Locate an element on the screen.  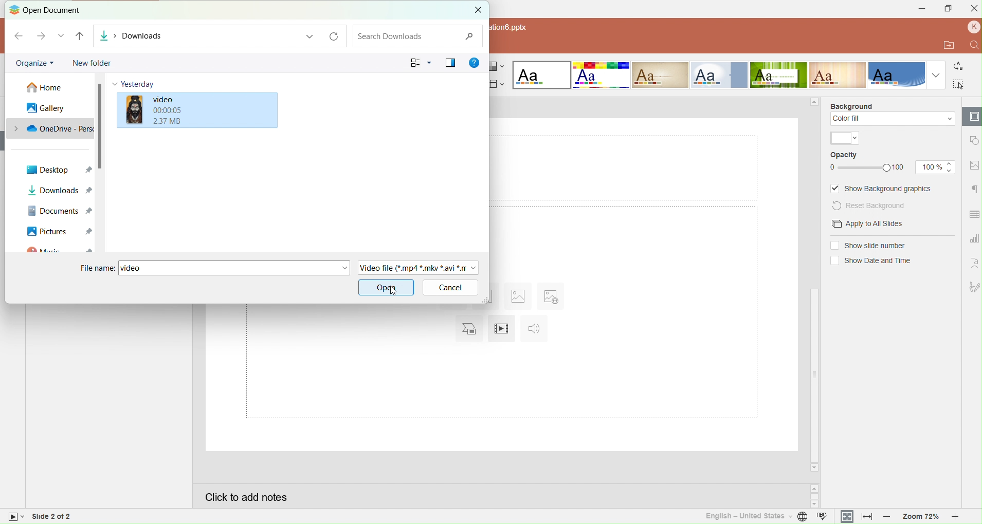
Opacity is located at coordinates (843, 155).